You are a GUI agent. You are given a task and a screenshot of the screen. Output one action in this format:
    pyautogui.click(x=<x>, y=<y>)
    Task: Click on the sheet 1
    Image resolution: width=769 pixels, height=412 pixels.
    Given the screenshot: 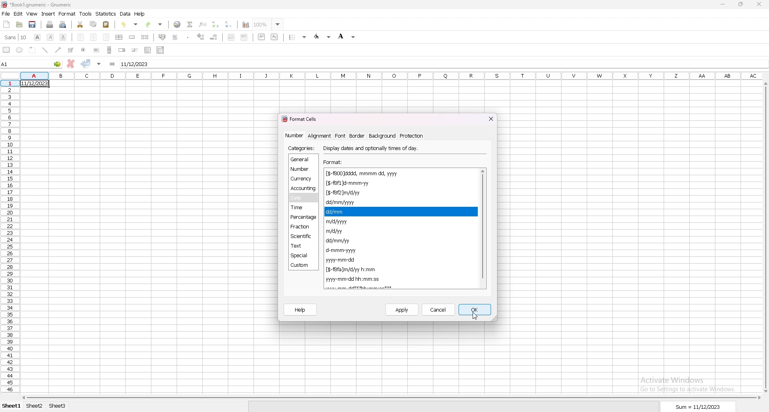 What is the action you would take?
    pyautogui.click(x=12, y=406)
    